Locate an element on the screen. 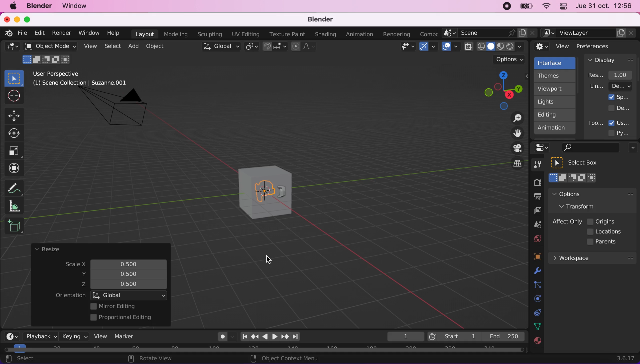  data is located at coordinates (536, 326).